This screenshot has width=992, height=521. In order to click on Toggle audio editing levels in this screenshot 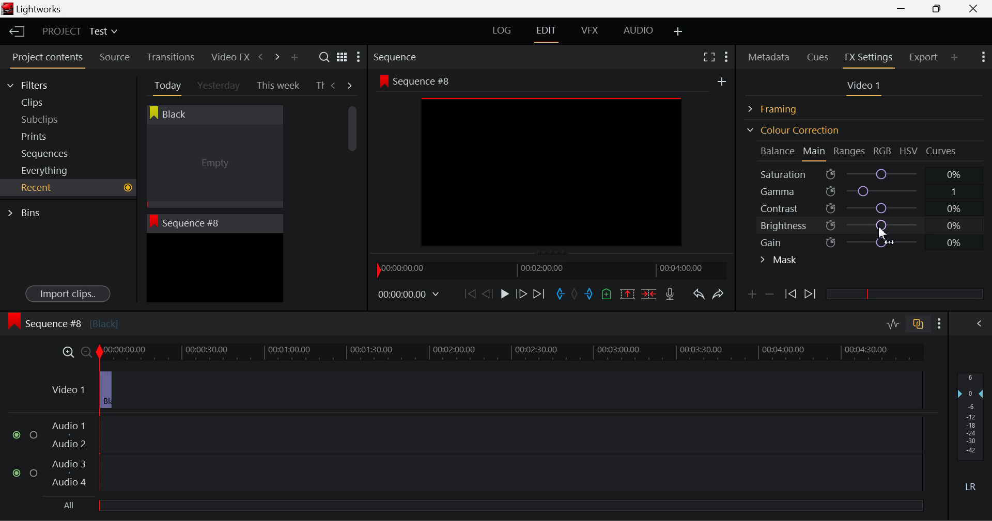, I will do `click(894, 322)`.